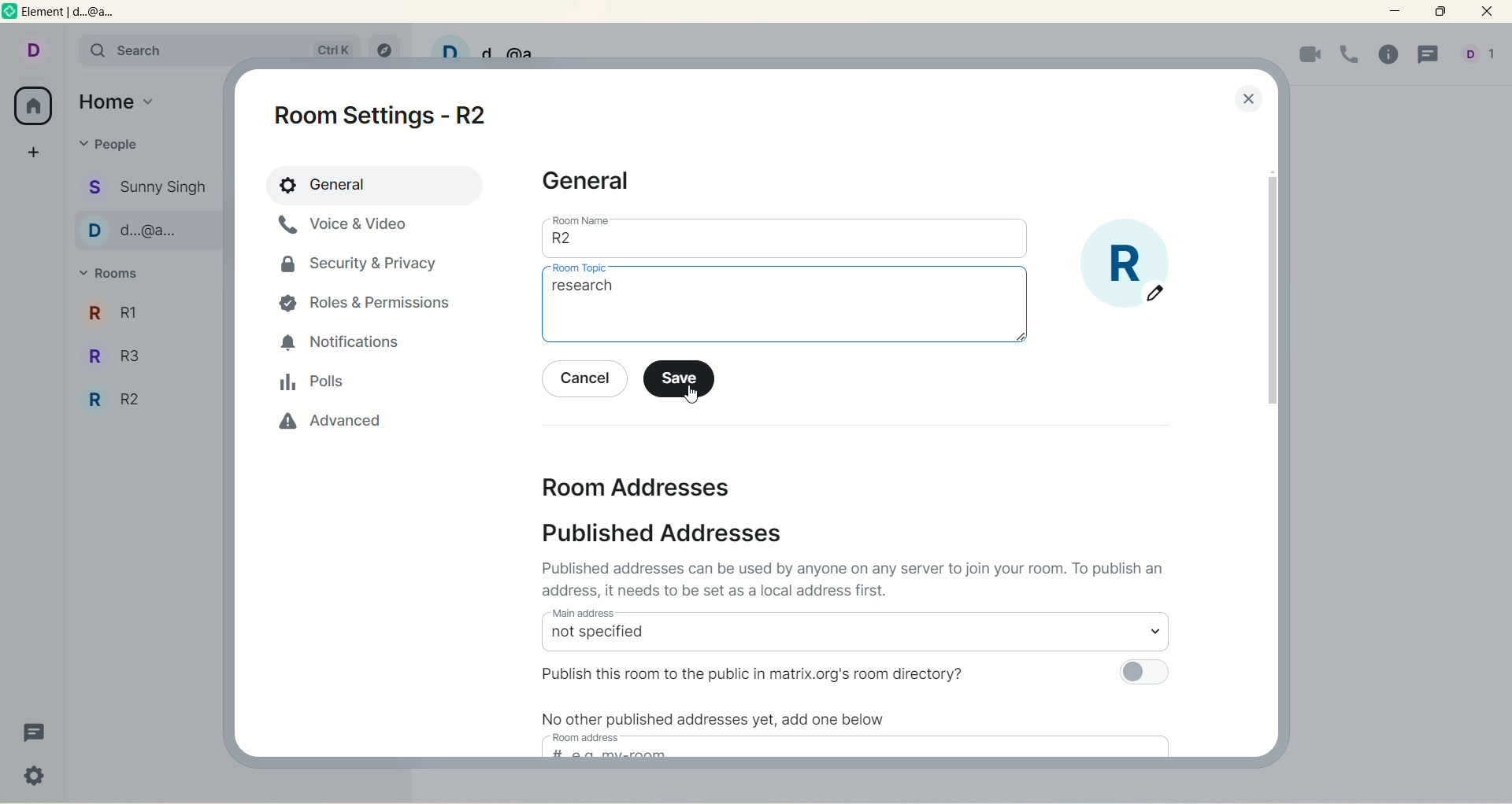  I want to click on roles and permissions, so click(371, 305).